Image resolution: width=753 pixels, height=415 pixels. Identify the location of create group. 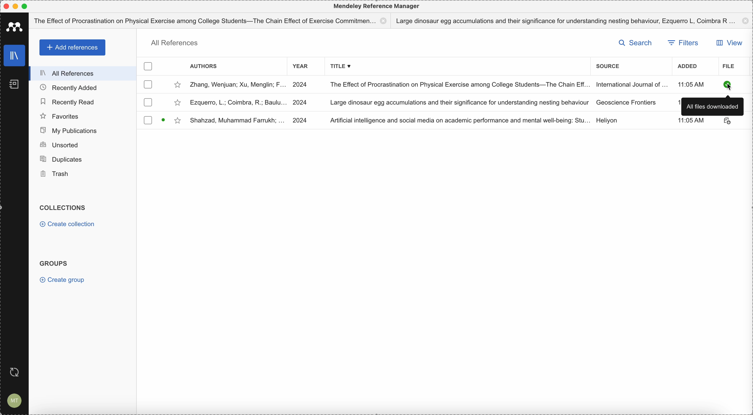
(64, 280).